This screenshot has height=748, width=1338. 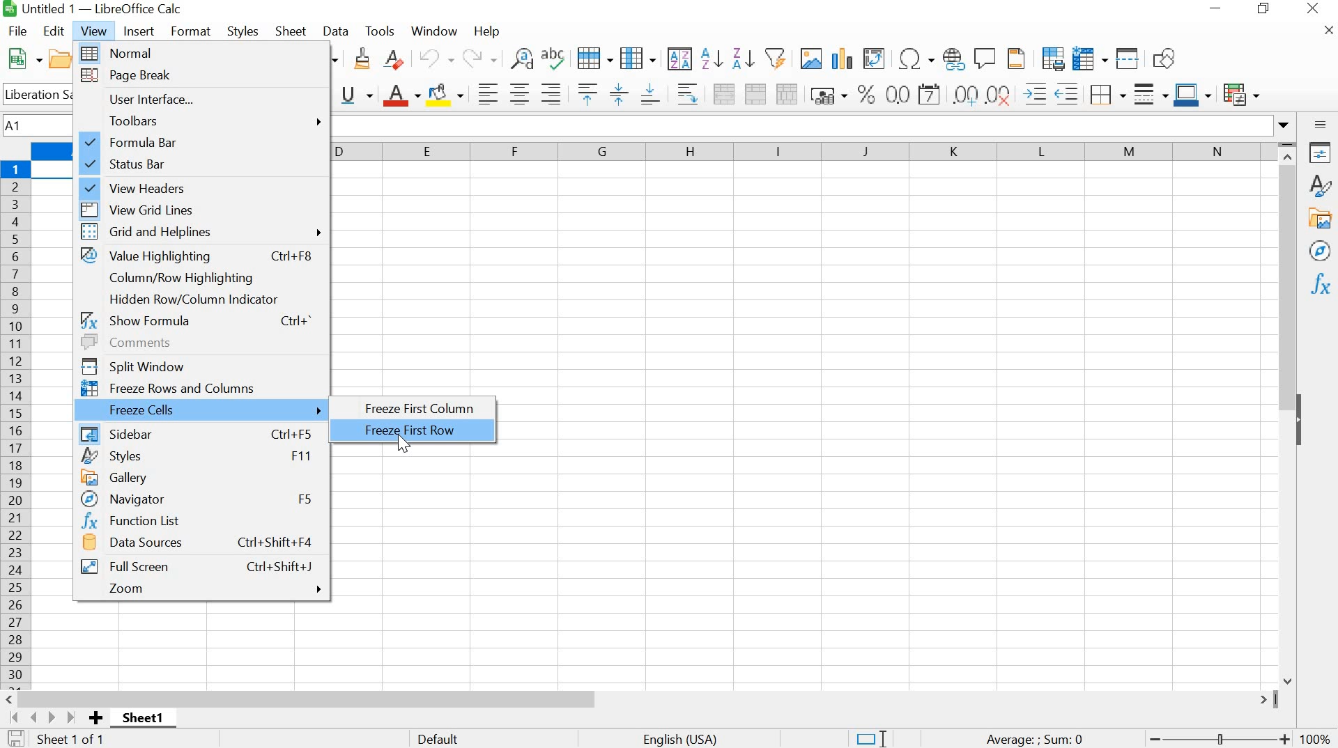 What do you see at coordinates (898, 94) in the screenshot?
I see `FORMAT AS NUMBER` at bounding box center [898, 94].